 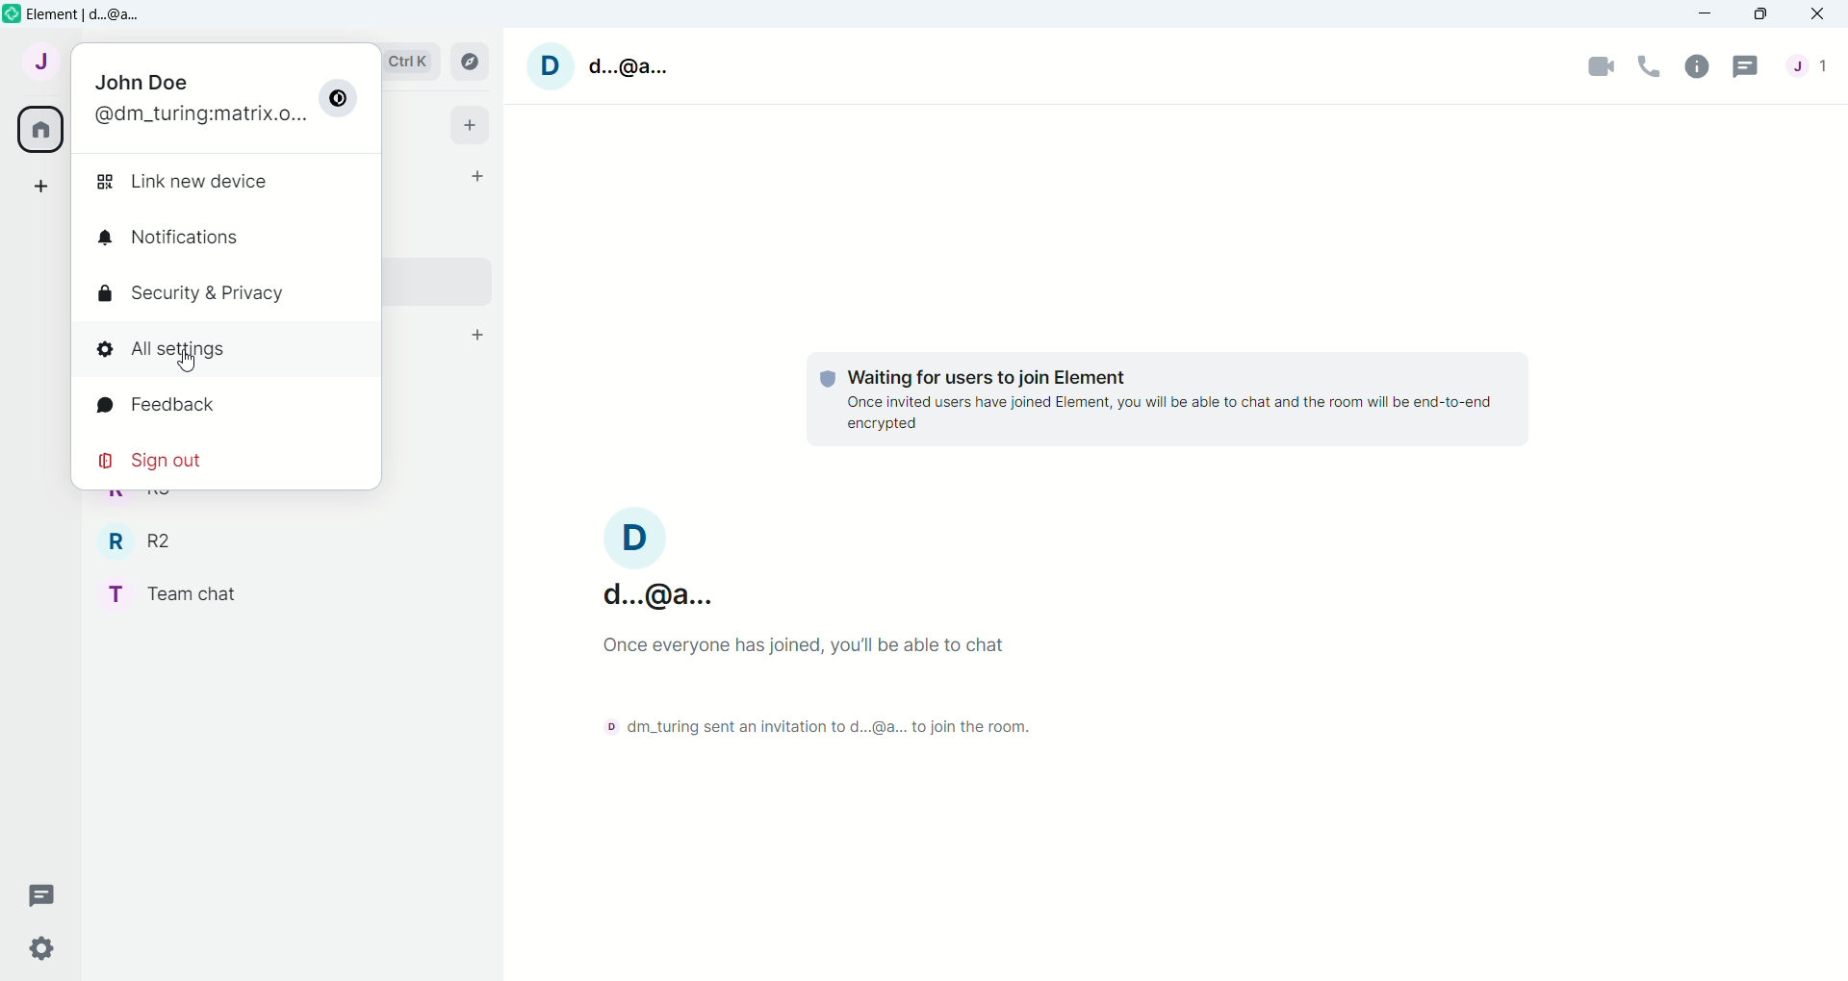 I want to click on Element |@d.., so click(x=90, y=14).